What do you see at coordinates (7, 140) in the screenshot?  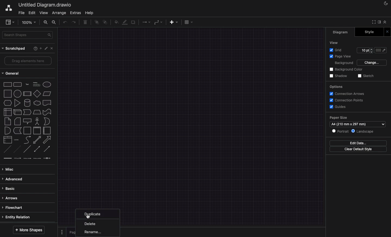 I see `list` at bounding box center [7, 140].